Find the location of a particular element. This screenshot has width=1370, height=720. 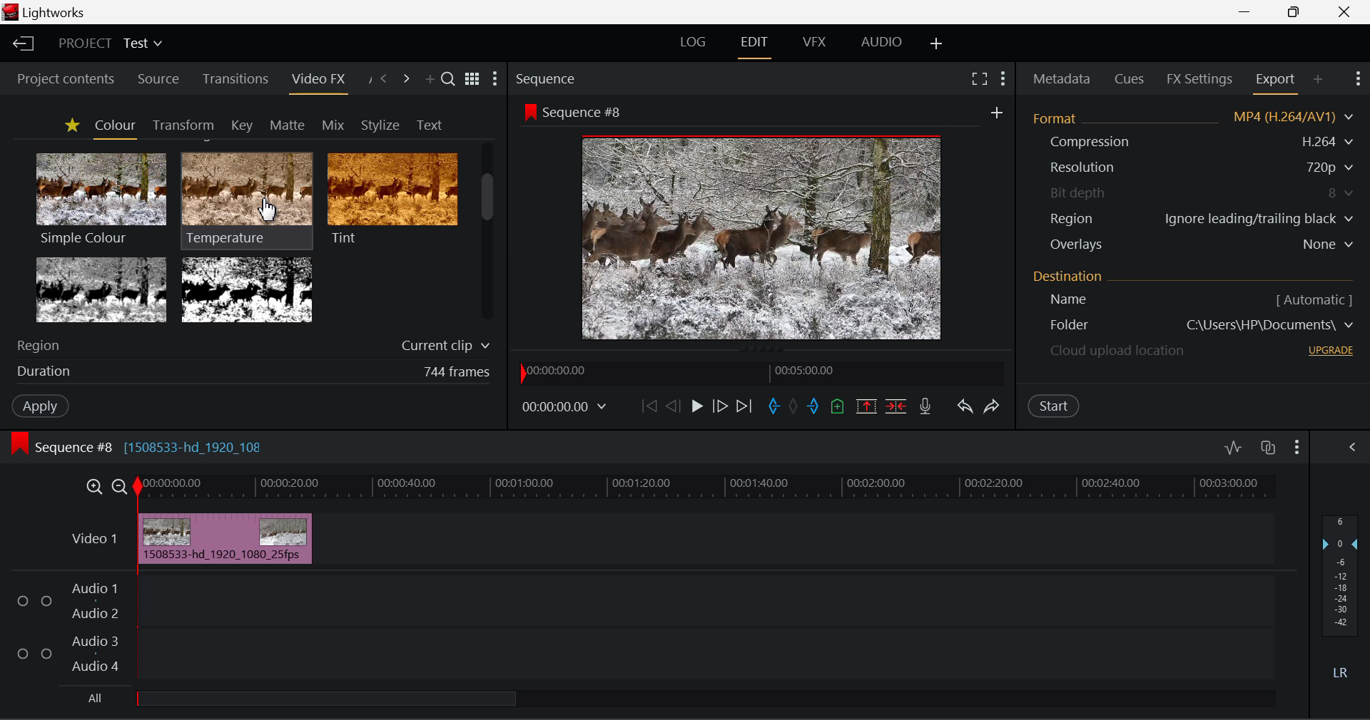

AUDIO Layout is located at coordinates (881, 41).